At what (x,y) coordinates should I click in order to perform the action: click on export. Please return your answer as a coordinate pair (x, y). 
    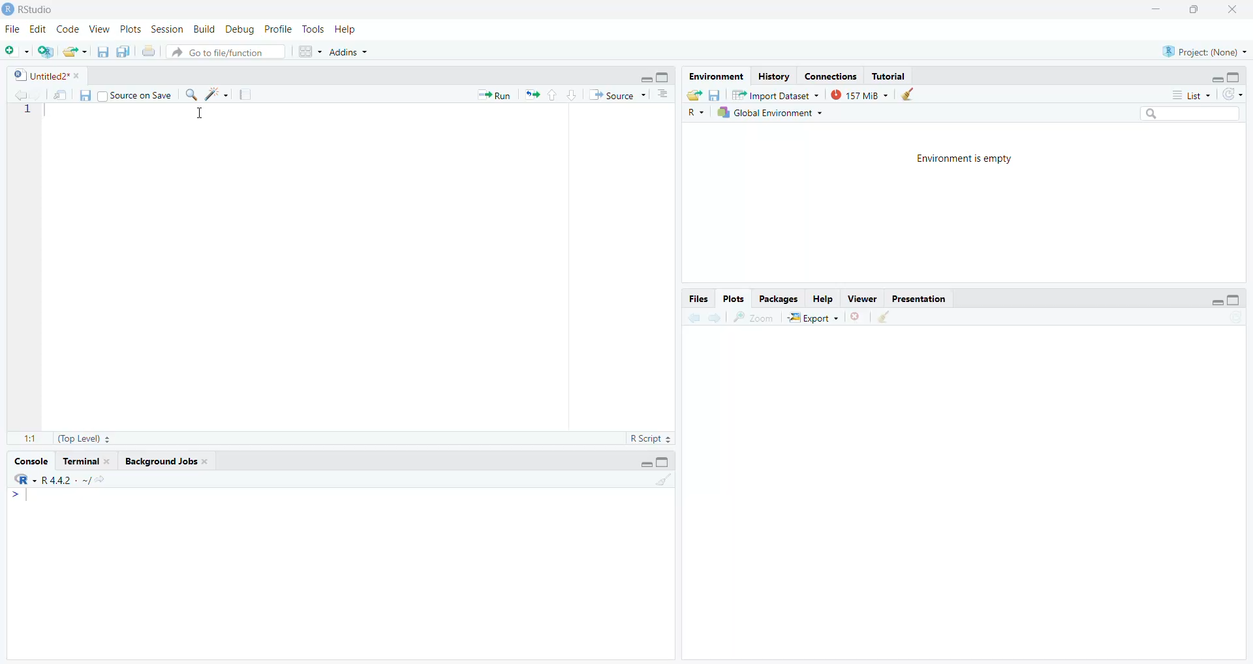
    Looking at the image, I should click on (812, 318).